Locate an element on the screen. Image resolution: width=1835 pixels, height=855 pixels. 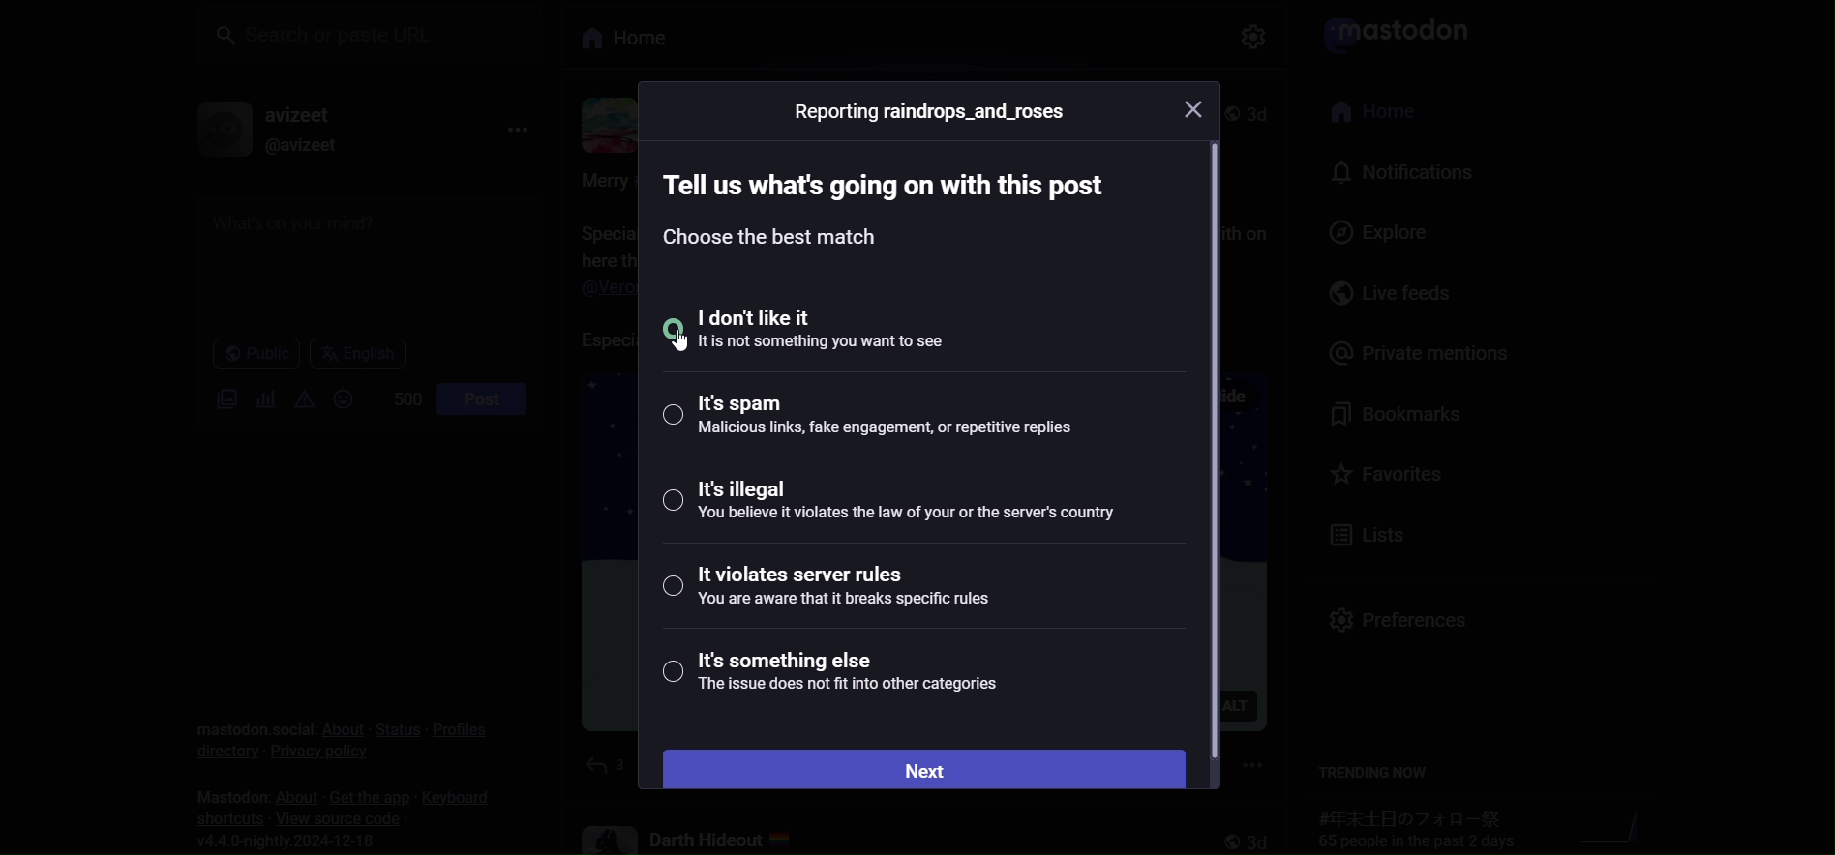
instruction is located at coordinates (872, 206).